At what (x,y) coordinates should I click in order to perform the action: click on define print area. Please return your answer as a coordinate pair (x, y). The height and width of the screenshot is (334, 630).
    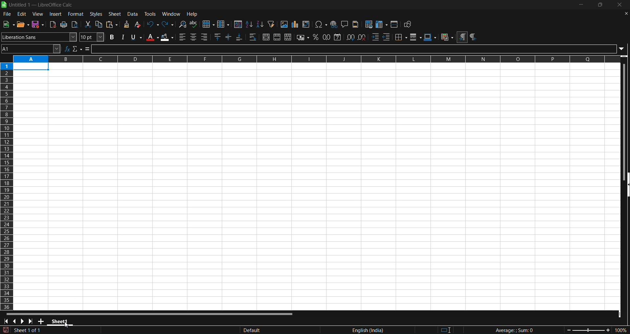
    Looking at the image, I should click on (369, 24).